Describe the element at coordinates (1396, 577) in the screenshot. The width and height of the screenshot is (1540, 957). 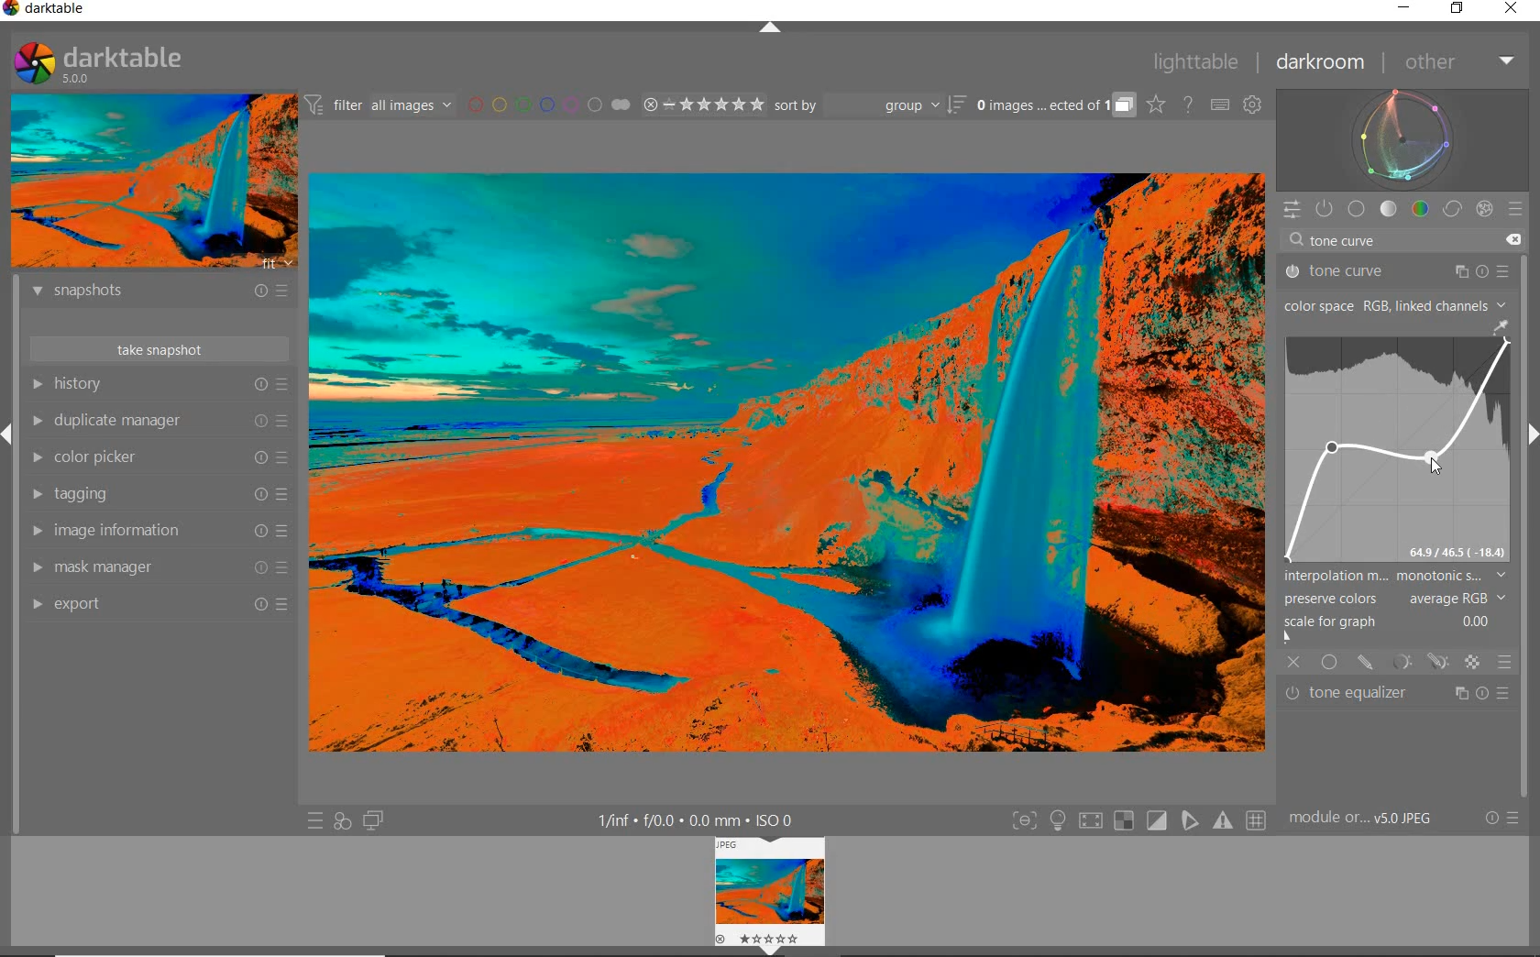
I see `INTERPOLATION` at that location.